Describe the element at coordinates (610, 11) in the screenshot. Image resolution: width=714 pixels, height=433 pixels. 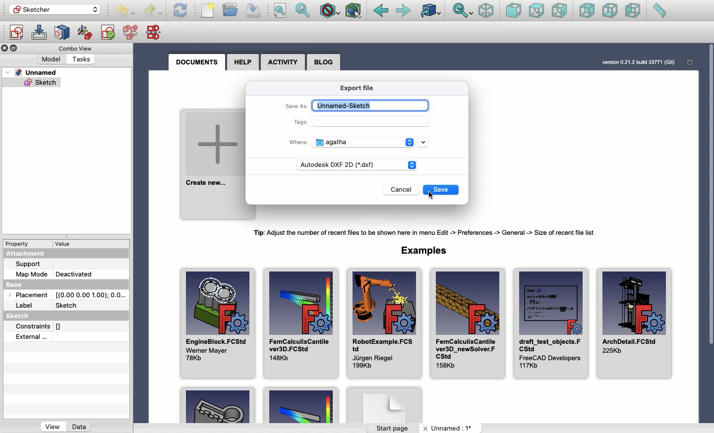
I see `Bottom` at that location.